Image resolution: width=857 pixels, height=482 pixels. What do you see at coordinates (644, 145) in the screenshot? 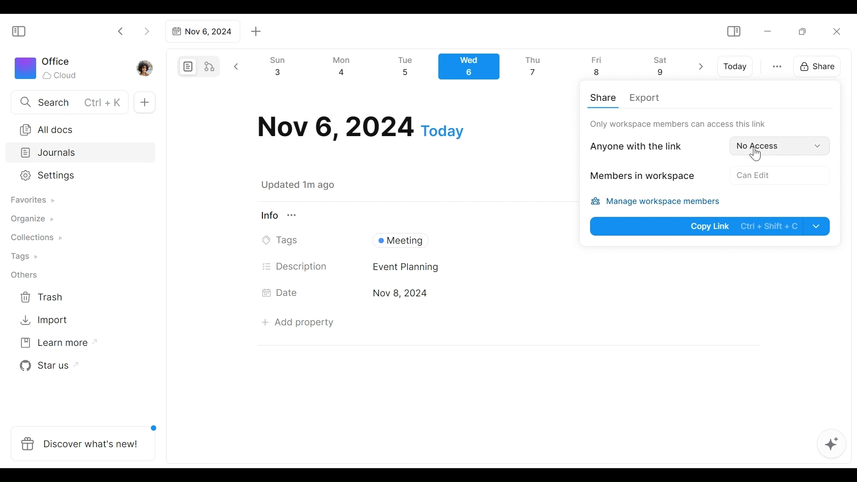
I see `Anyone with thelink` at bounding box center [644, 145].